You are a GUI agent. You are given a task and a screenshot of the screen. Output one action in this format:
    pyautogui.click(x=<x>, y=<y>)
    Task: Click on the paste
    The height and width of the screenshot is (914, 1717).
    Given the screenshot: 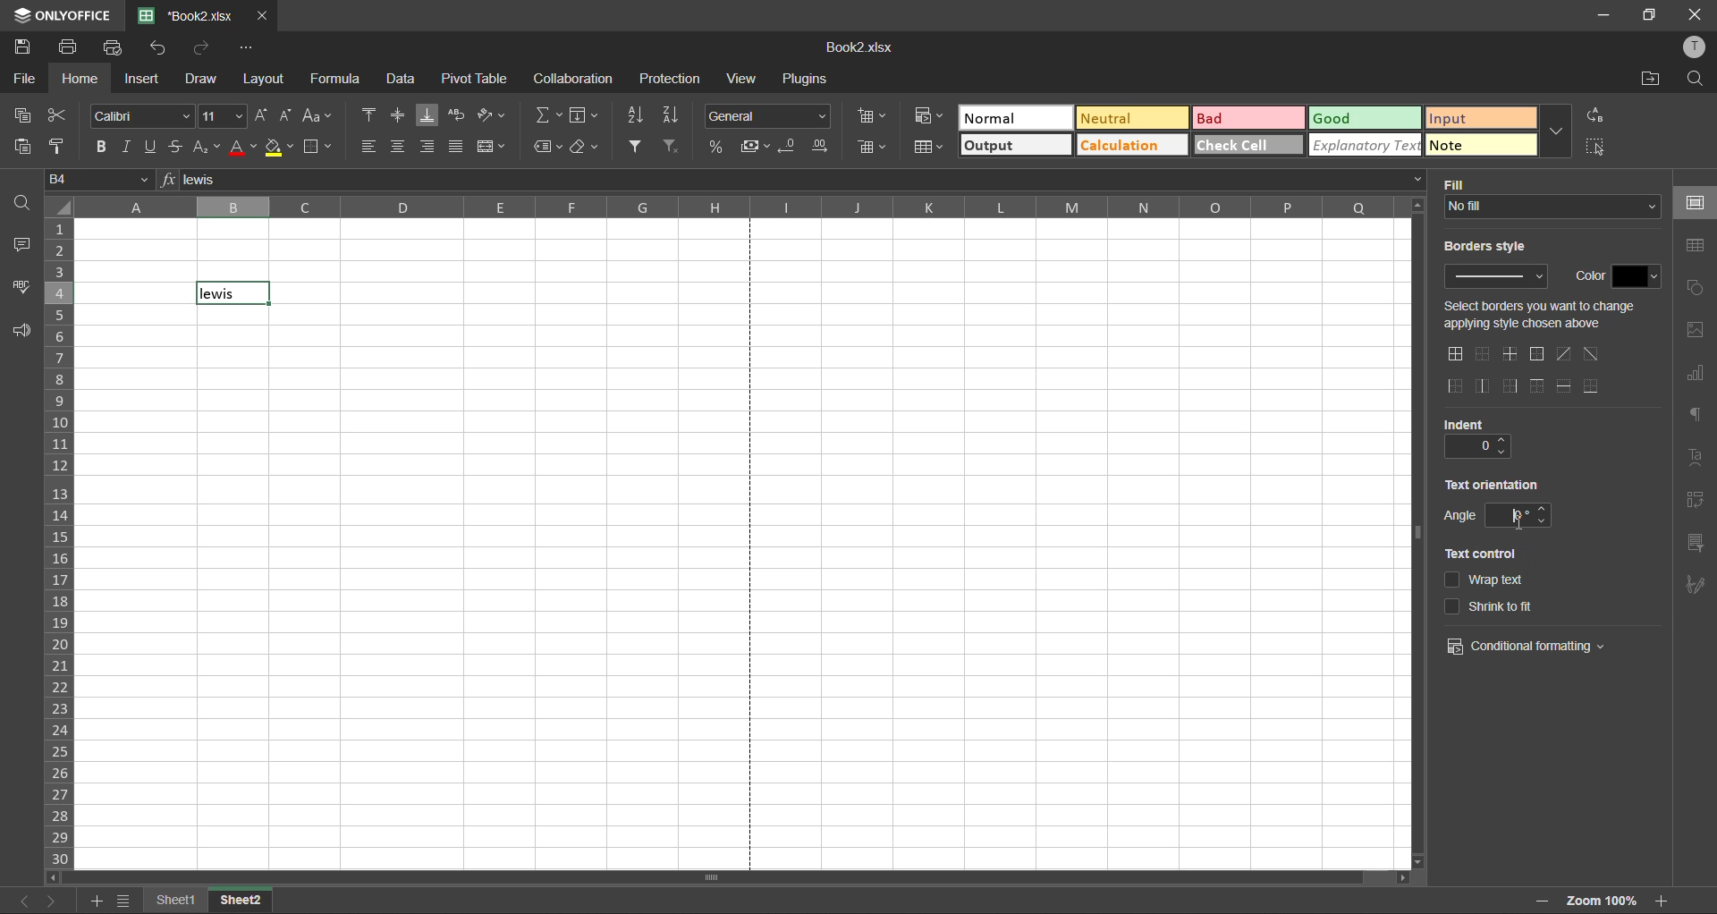 What is the action you would take?
    pyautogui.click(x=27, y=148)
    